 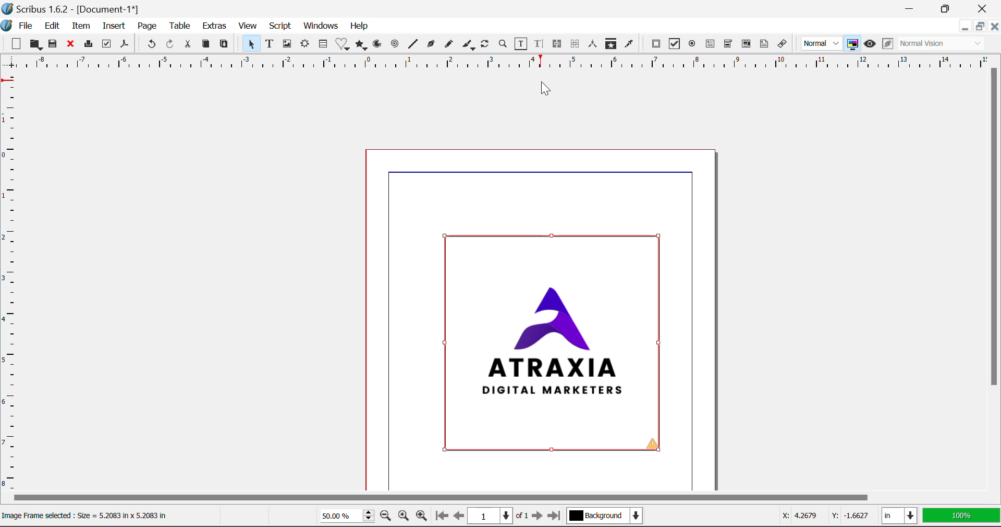 I want to click on Image Frame, so click(x=287, y=45).